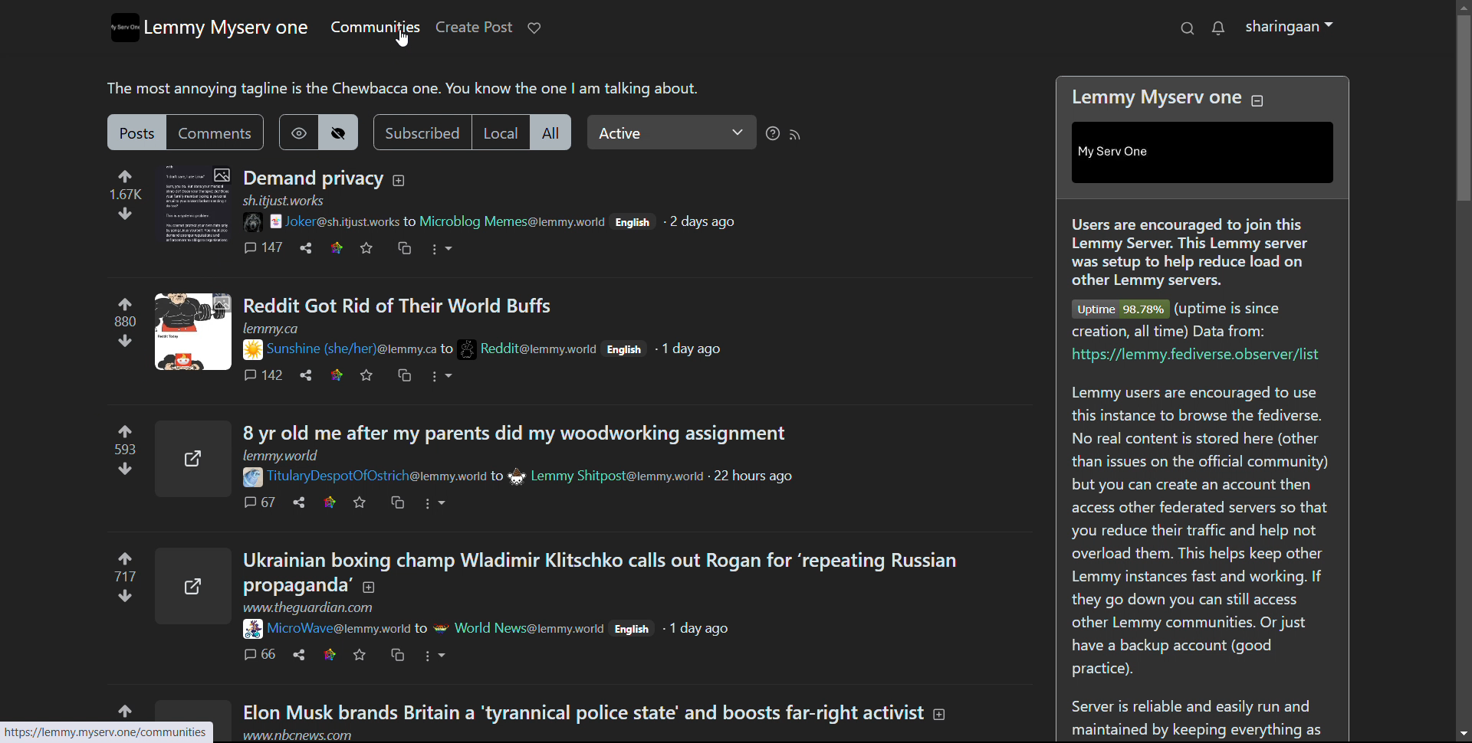 The width and height of the screenshot is (1472, 743). Describe the element at coordinates (495, 477) in the screenshot. I see `to` at that location.